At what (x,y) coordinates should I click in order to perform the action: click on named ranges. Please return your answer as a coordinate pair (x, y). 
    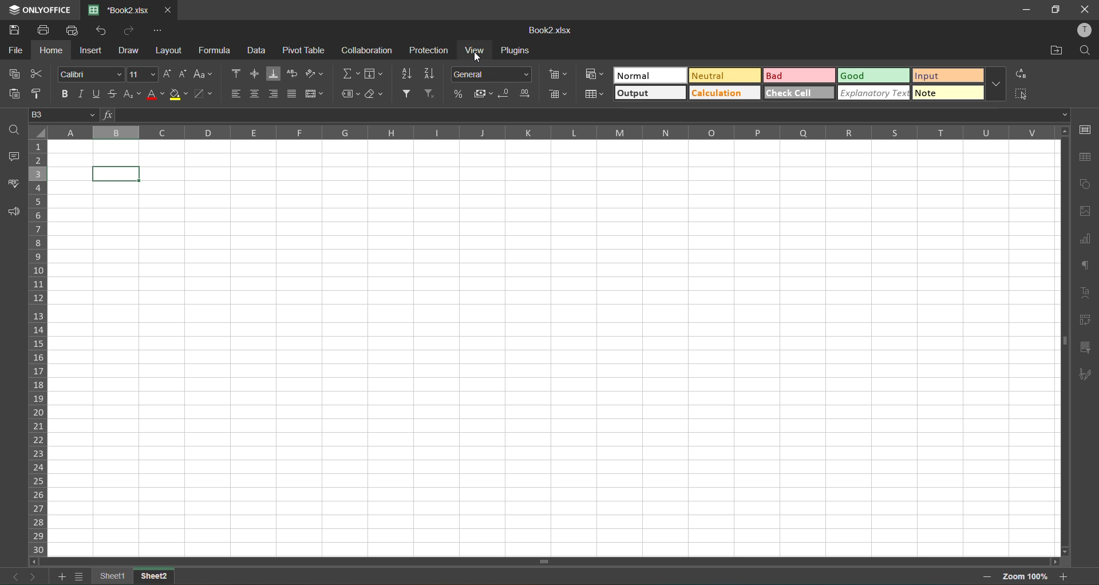
    Looking at the image, I should click on (354, 95).